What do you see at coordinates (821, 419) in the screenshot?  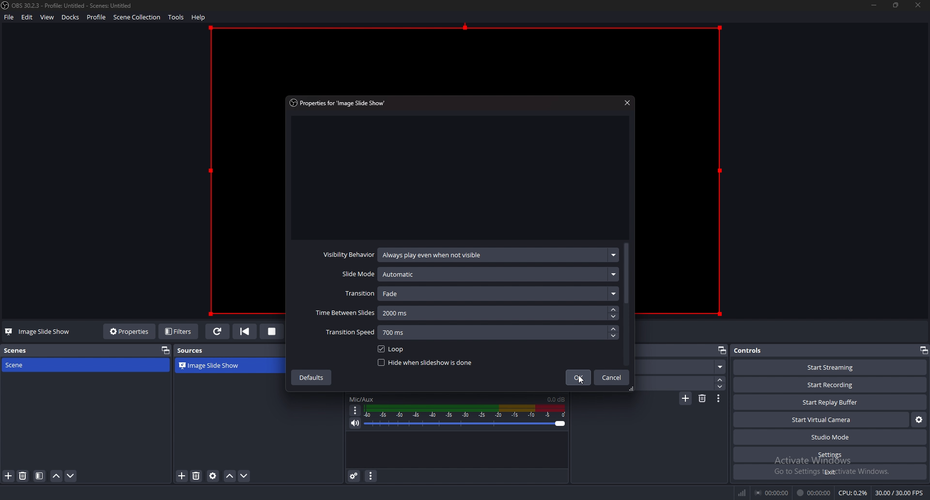 I see `start virtual camera` at bounding box center [821, 419].